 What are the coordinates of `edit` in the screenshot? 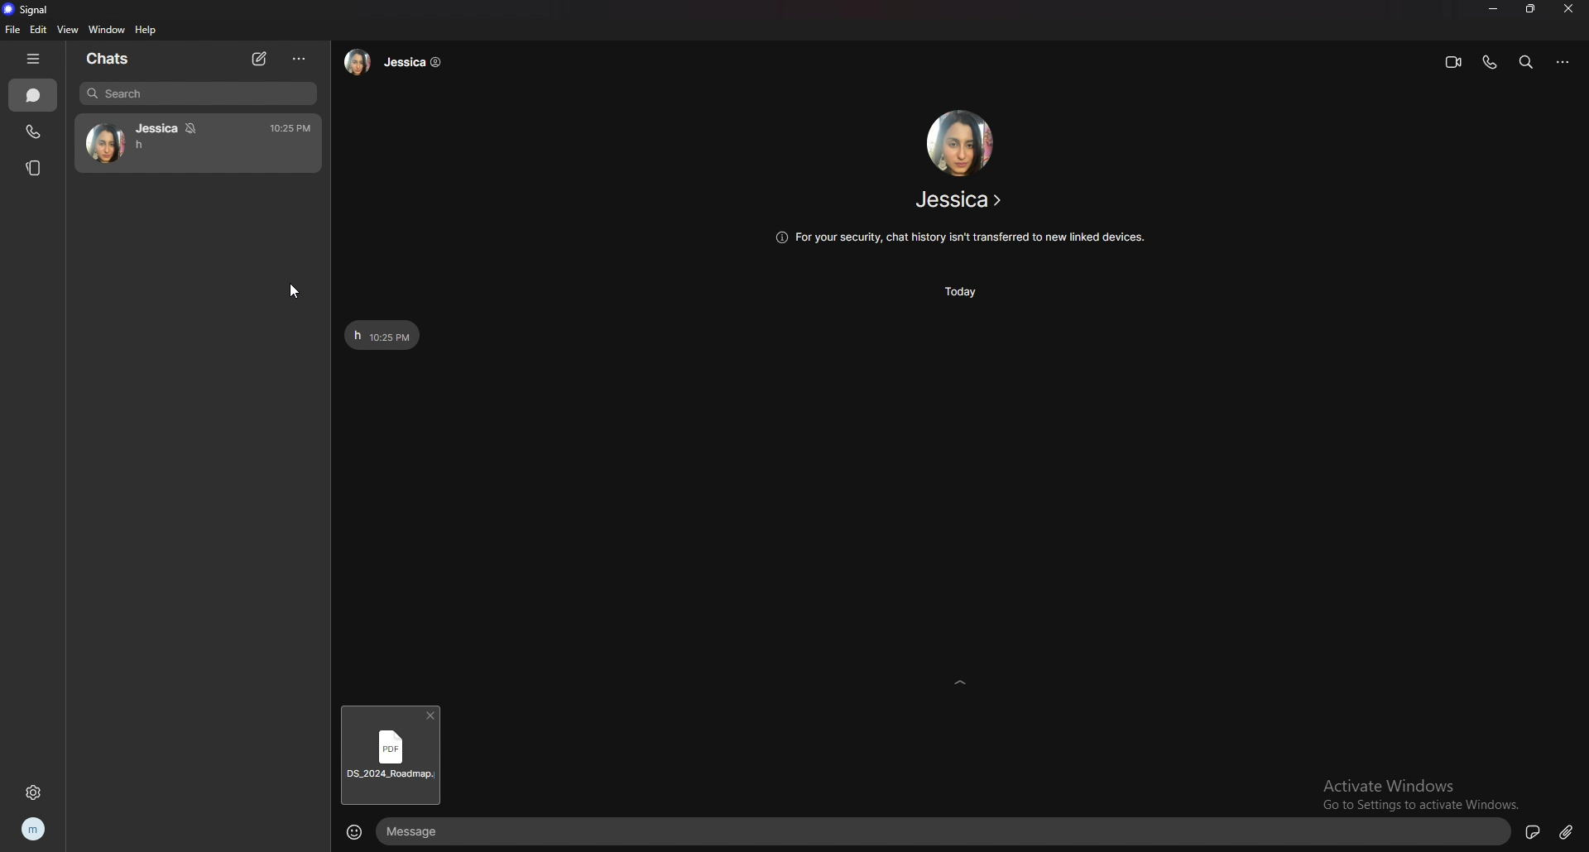 It's located at (37, 30).